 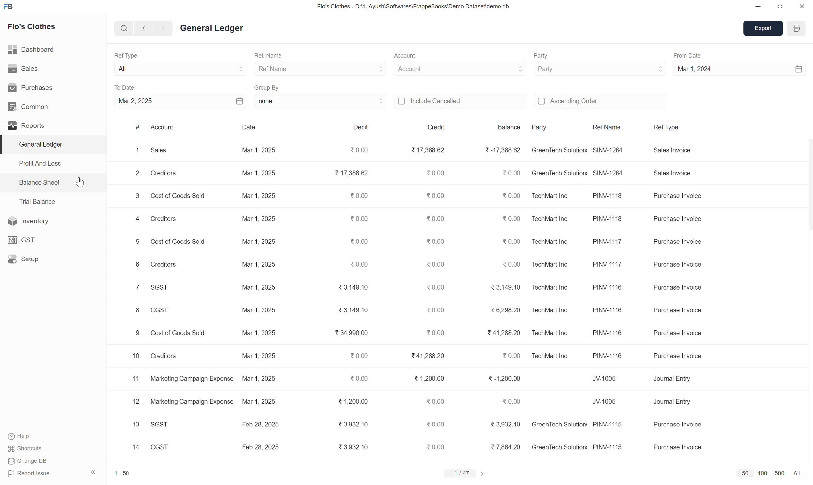 What do you see at coordinates (27, 449) in the screenshot?
I see `Shortcuts` at bounding box center [27, 449].